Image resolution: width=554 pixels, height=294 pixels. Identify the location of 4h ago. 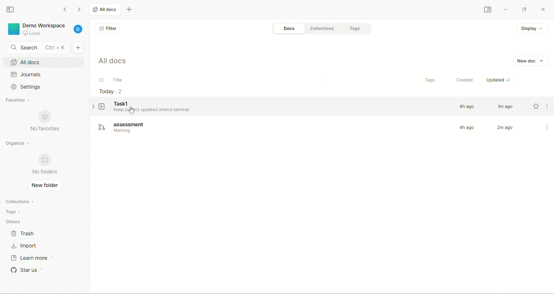
(467, 107).